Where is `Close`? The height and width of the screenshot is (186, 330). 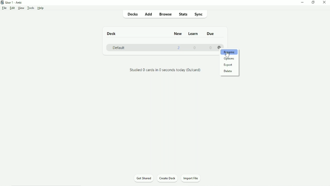 Close is located at coordinates (325, 2).